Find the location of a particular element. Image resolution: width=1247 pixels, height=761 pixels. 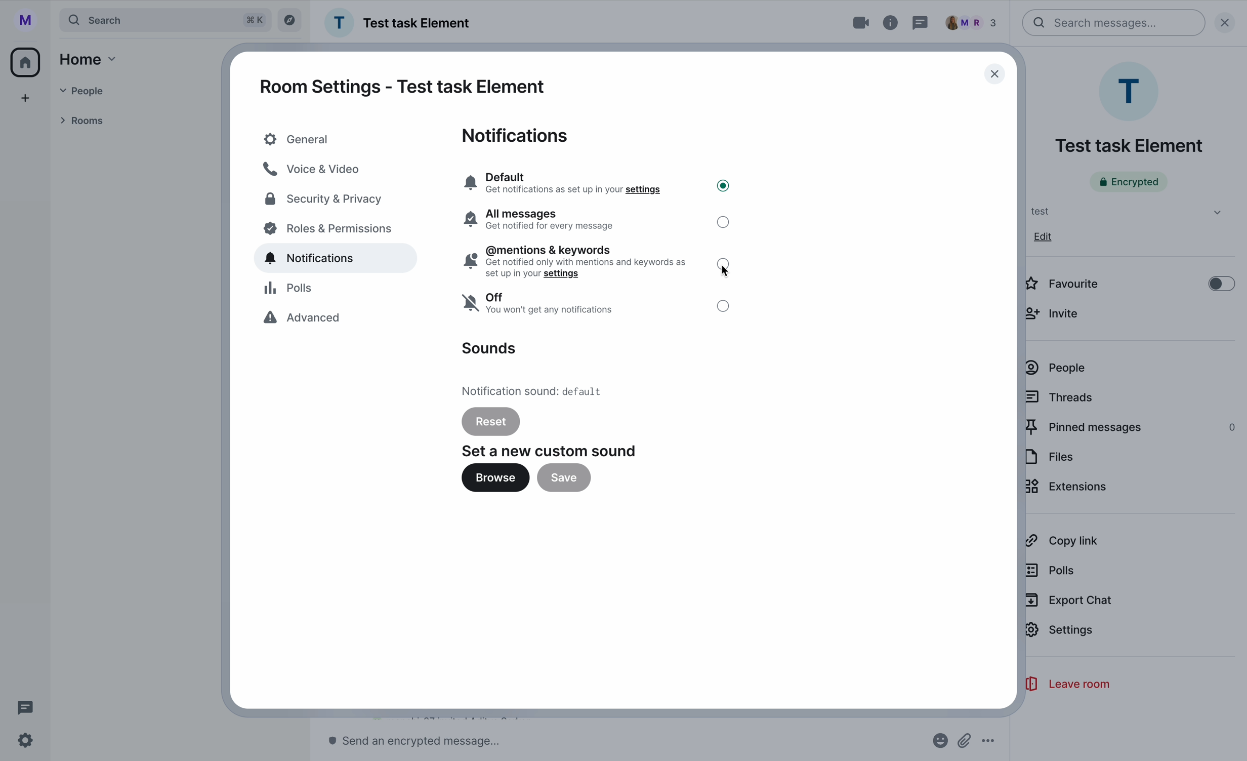

attach file is located at coordinates (966, 741).